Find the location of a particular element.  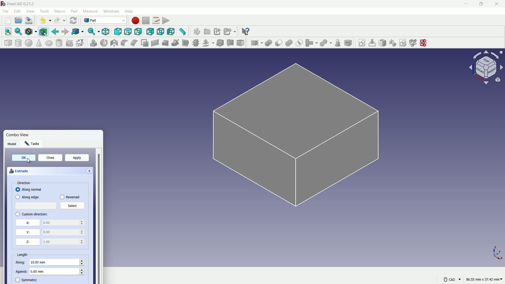

create link is located at coordinates (218, 32).